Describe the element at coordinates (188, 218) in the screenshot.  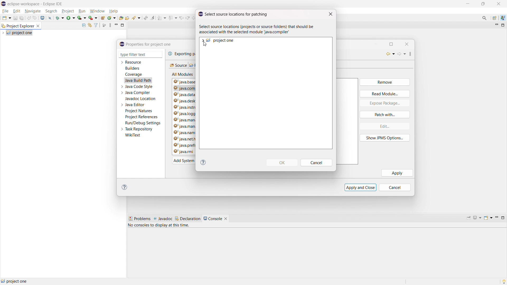
I see `declaration` at that location.